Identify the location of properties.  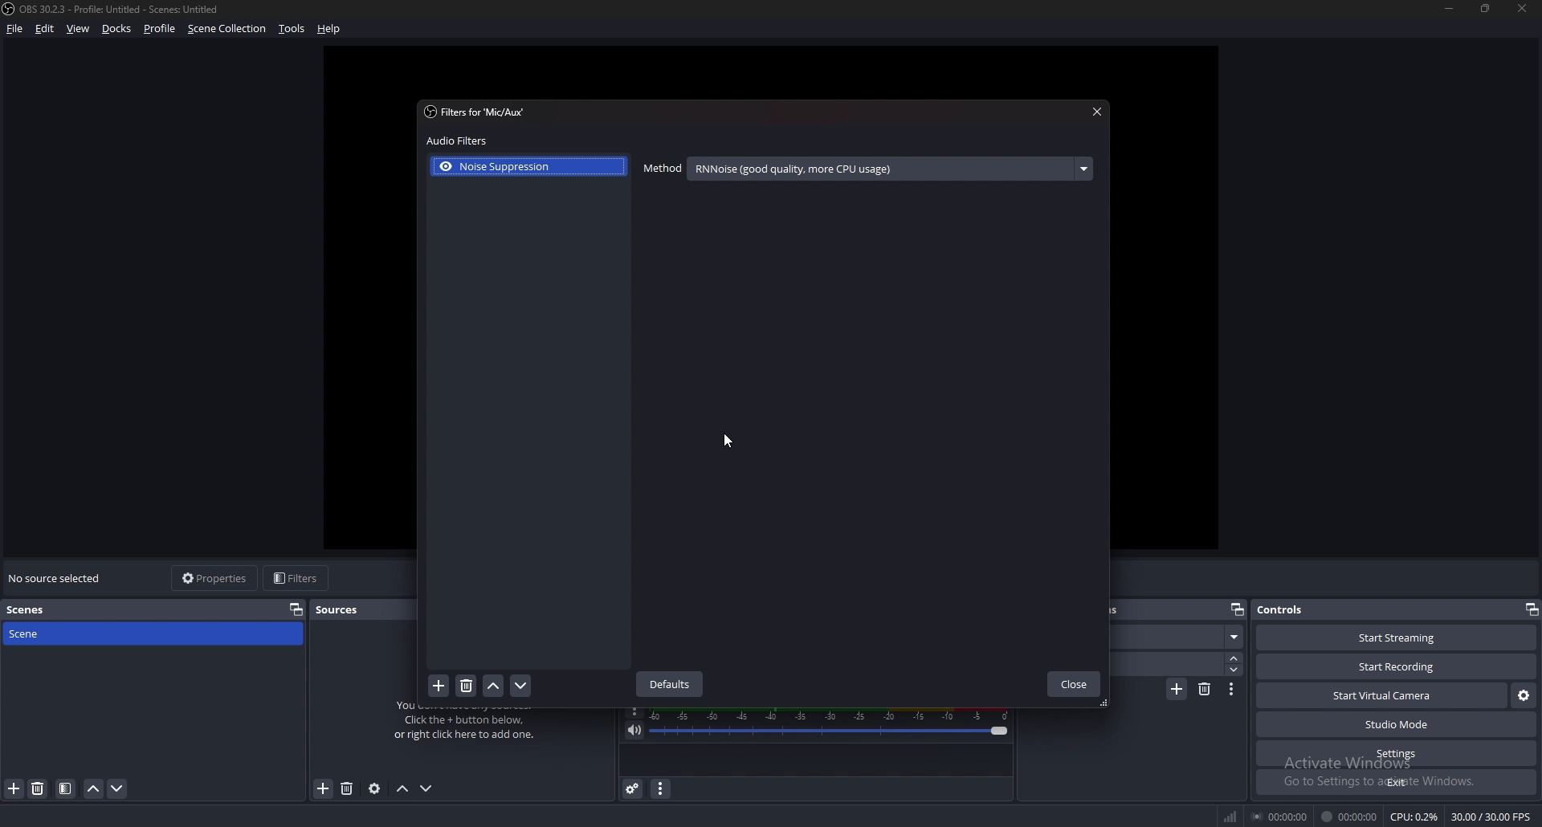
(219, 579).